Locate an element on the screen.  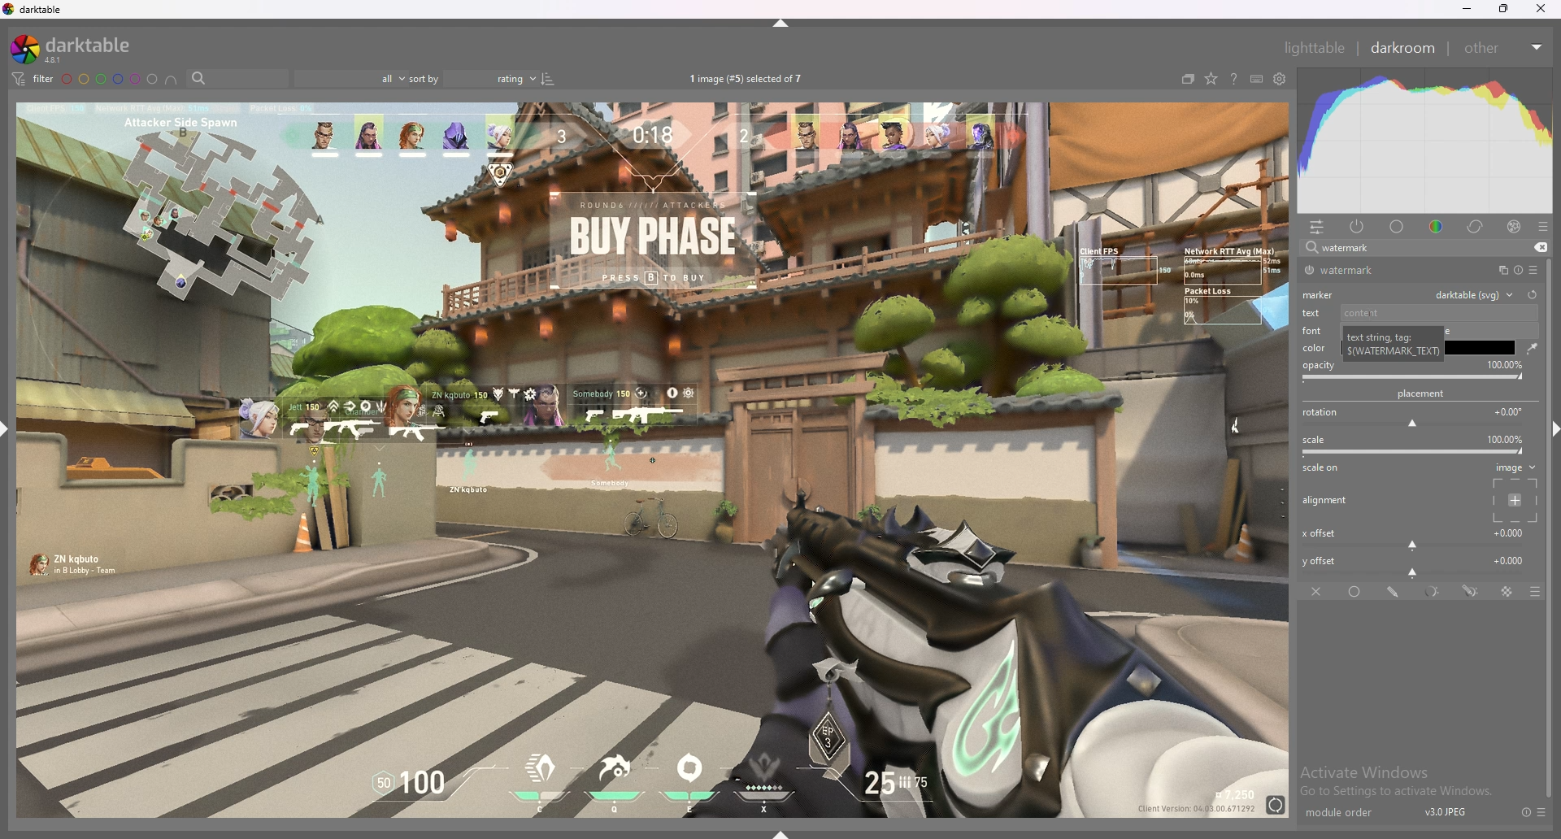
parametric mask is located at coordinates (1434, 592).